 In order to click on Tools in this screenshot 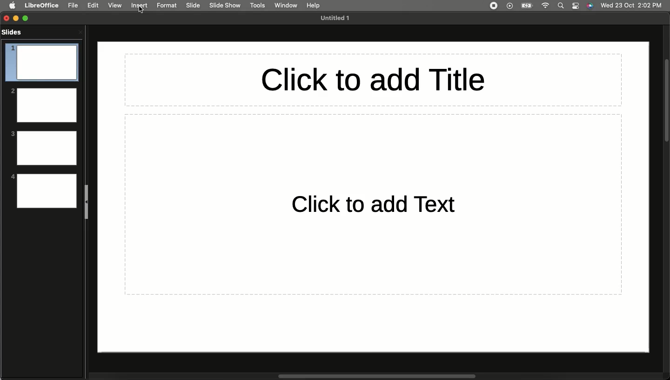, I will do `click(257, 6)`.